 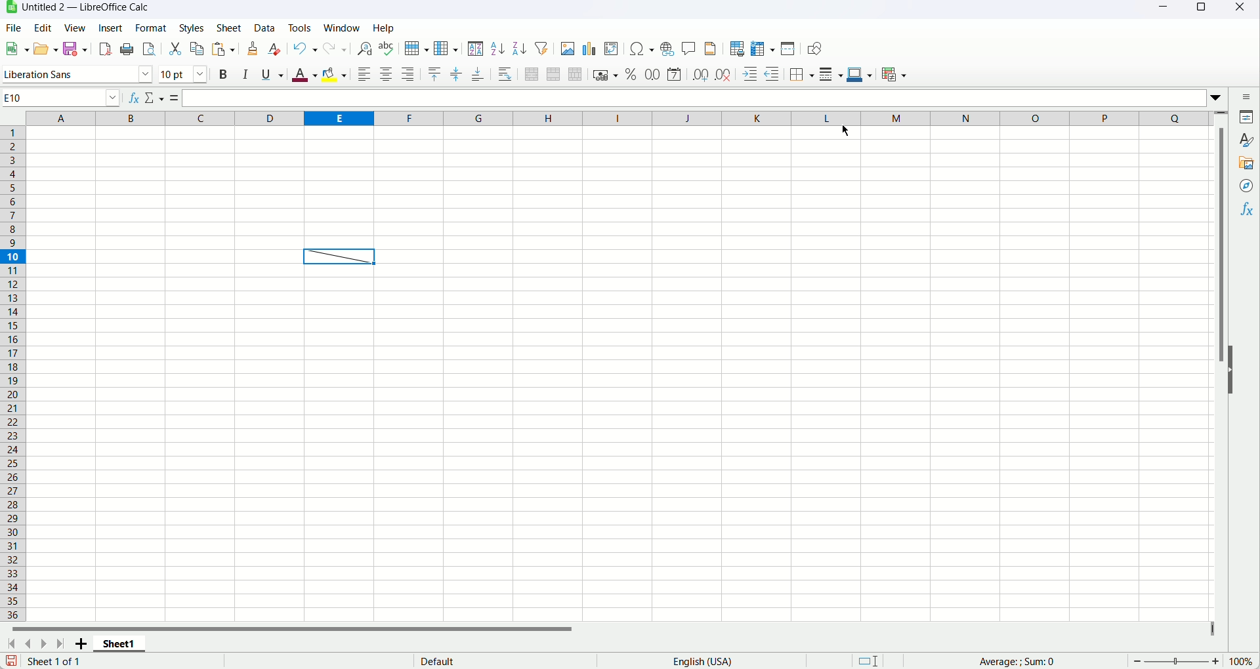 I want to click on Close, so click(x=1242, y=10).